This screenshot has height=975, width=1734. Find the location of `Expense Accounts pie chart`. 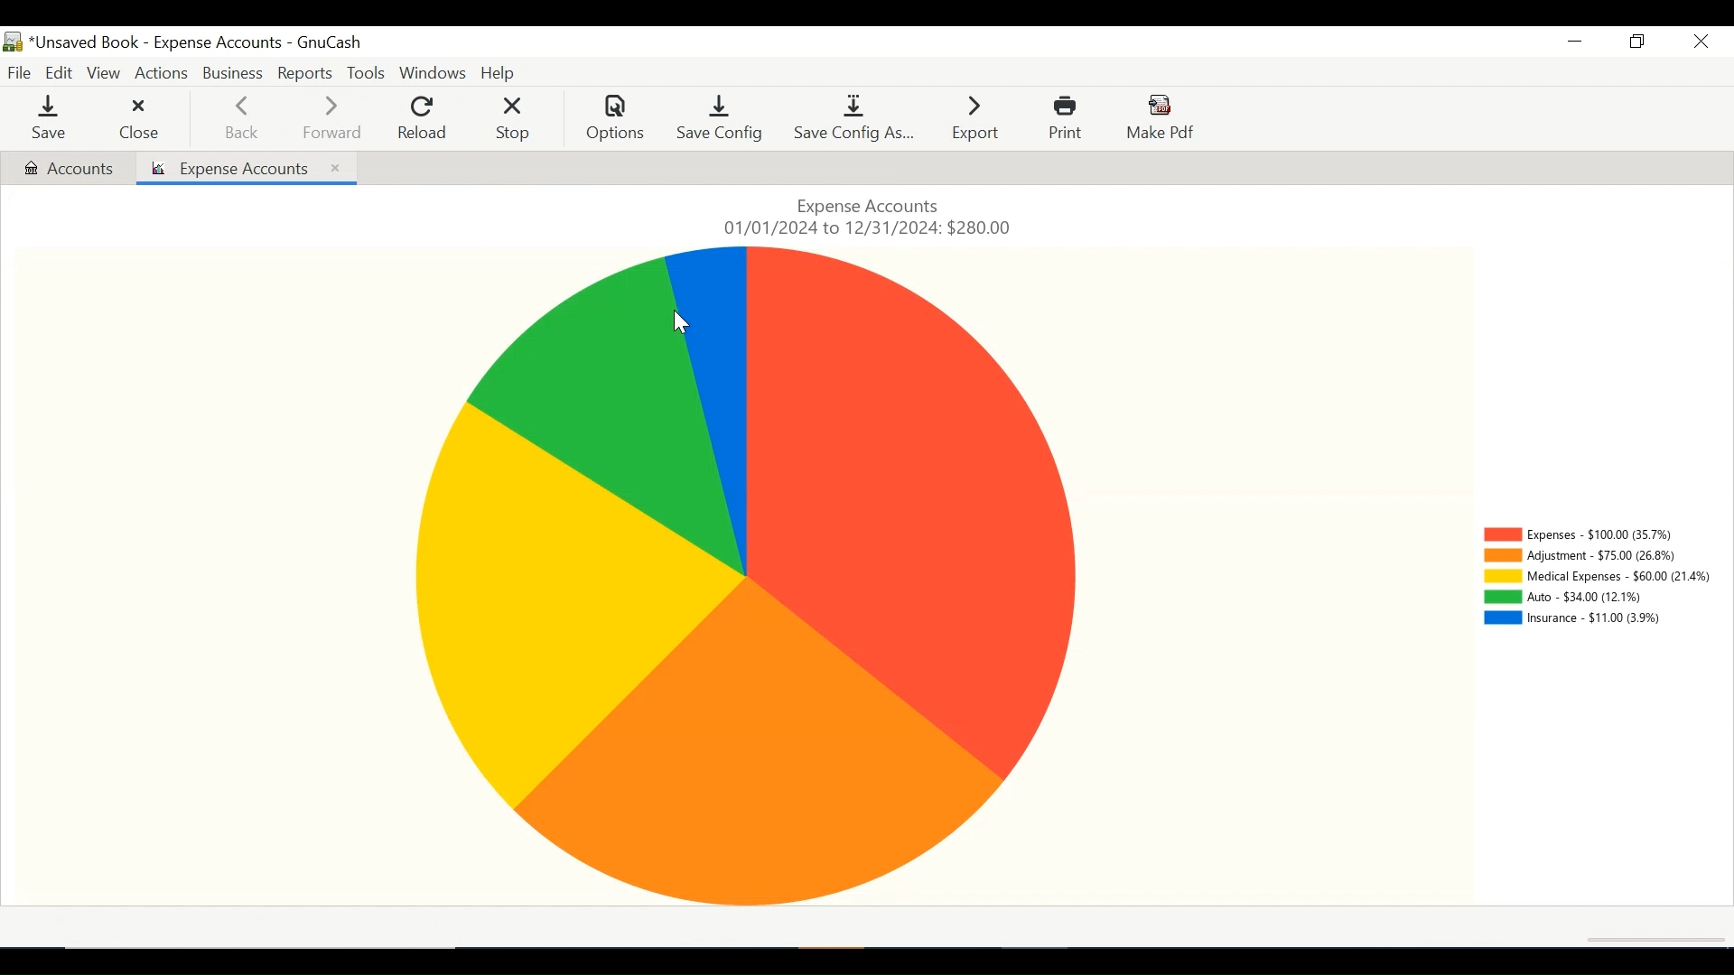

Expense Accounts pie chart is located at coordinates (869, 548).